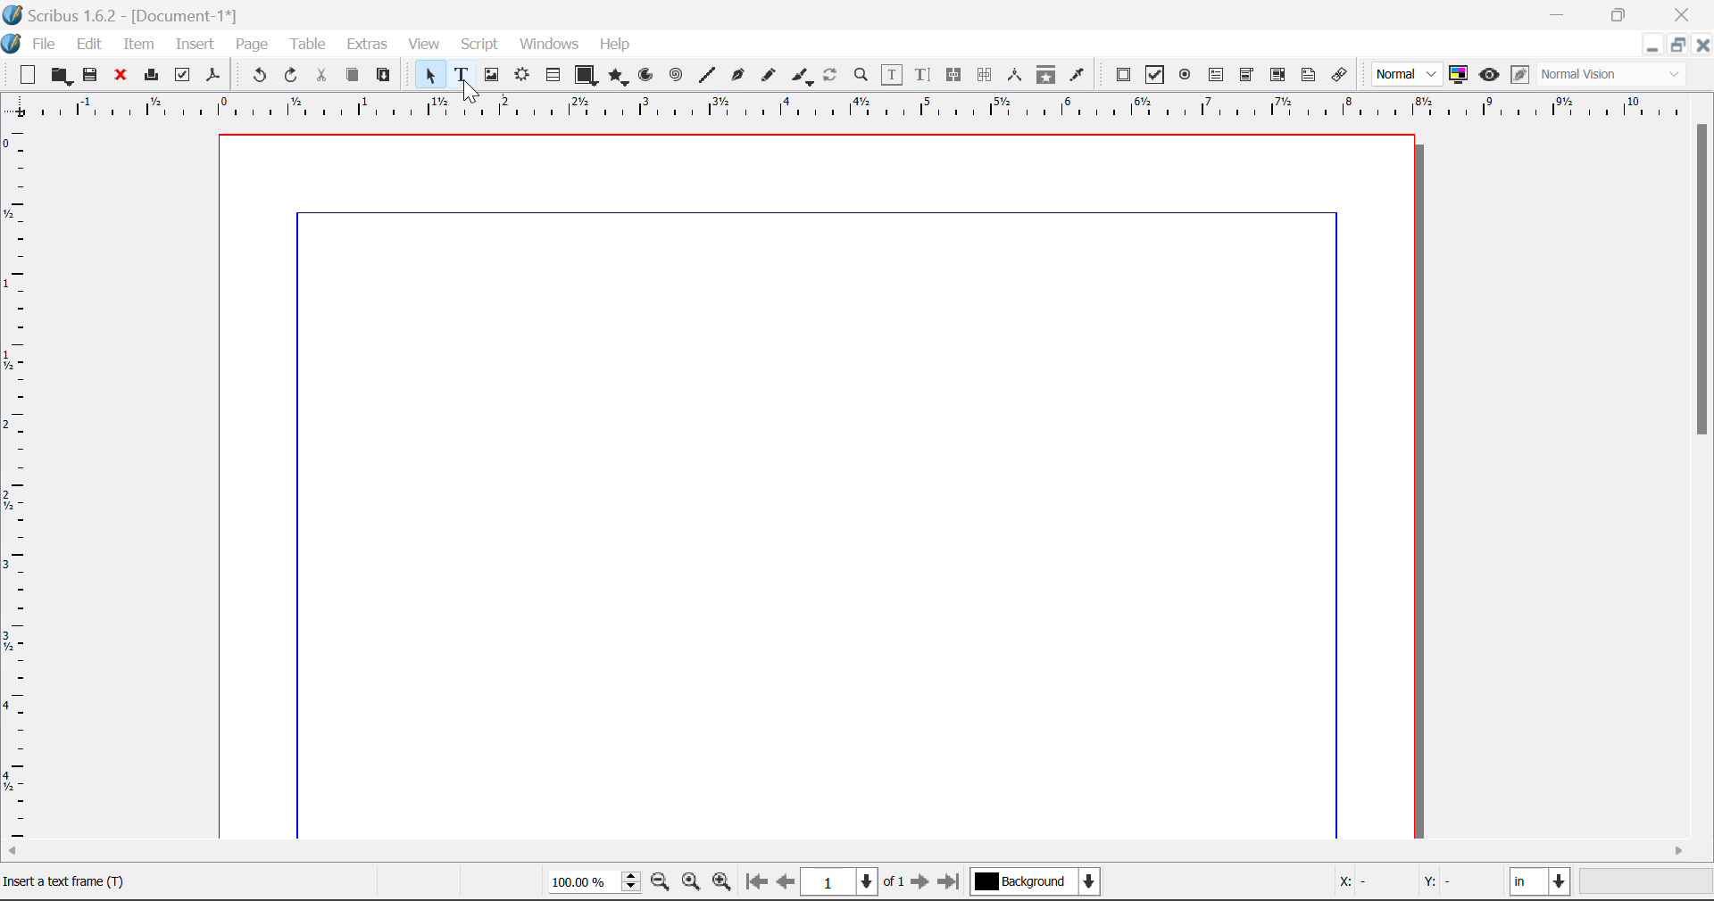 This screenshot has width=1714, height=901. What do you see at coordinates (1684, 14) in the screenshot?
I see `Close` at bounding box center [1684, 14].